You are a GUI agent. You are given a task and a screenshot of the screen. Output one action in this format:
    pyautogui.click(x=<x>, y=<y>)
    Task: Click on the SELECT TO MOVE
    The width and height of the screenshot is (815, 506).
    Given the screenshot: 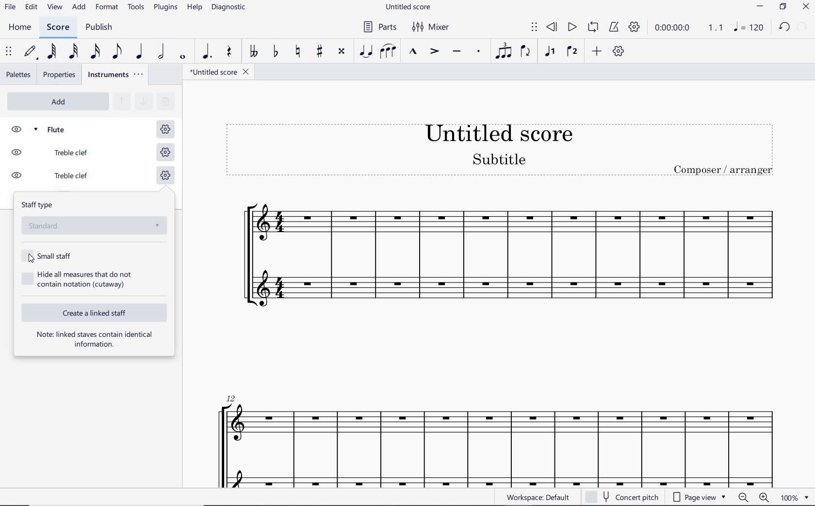 What is the action you would take?
    pyautogui.click(x=9, y=53)
    